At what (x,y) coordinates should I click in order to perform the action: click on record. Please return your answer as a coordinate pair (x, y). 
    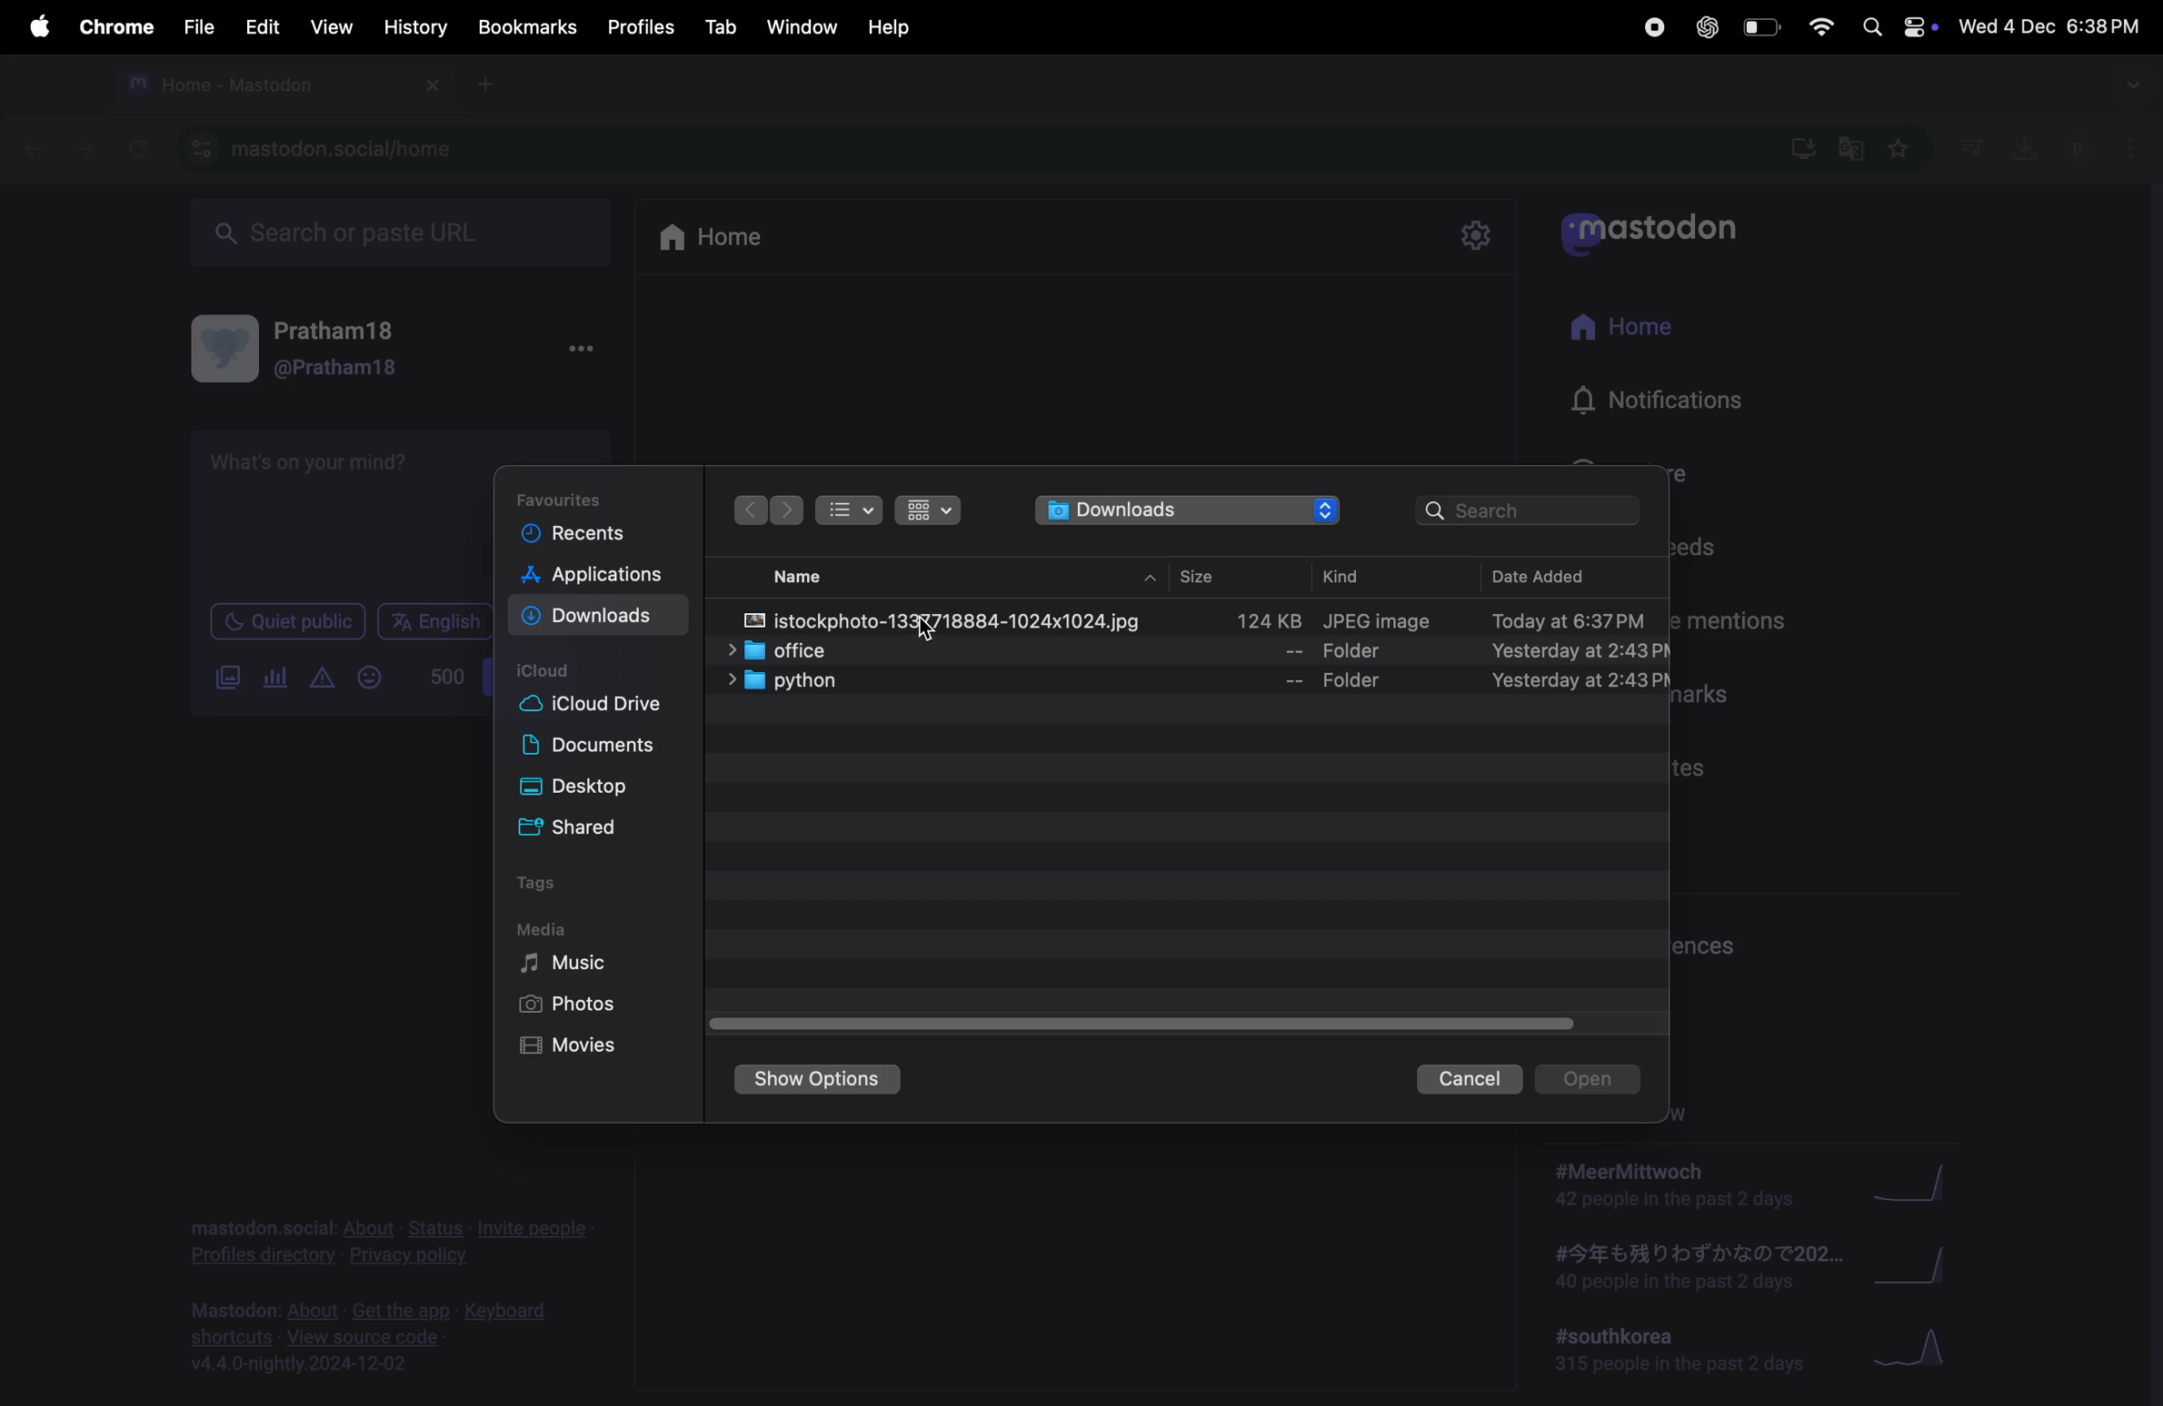
    Looking at the image, I should click on (1652, 26).